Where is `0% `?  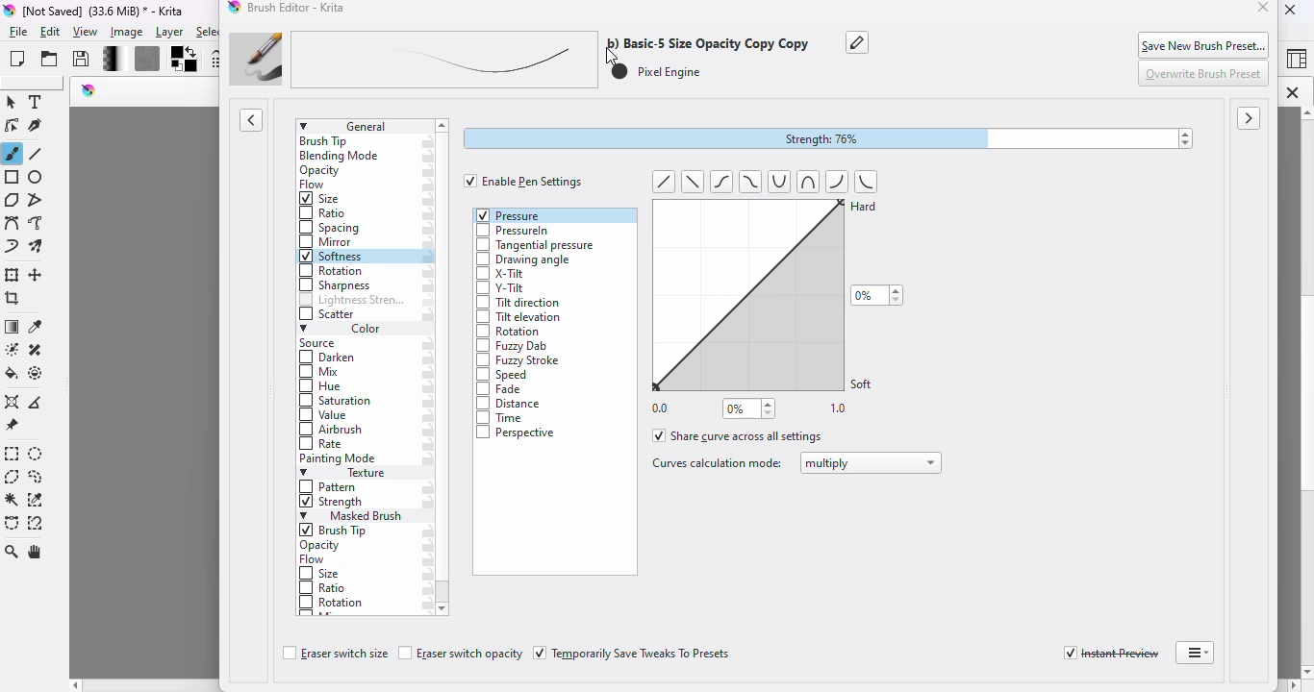 0%  is located at coordinates (877, 295).